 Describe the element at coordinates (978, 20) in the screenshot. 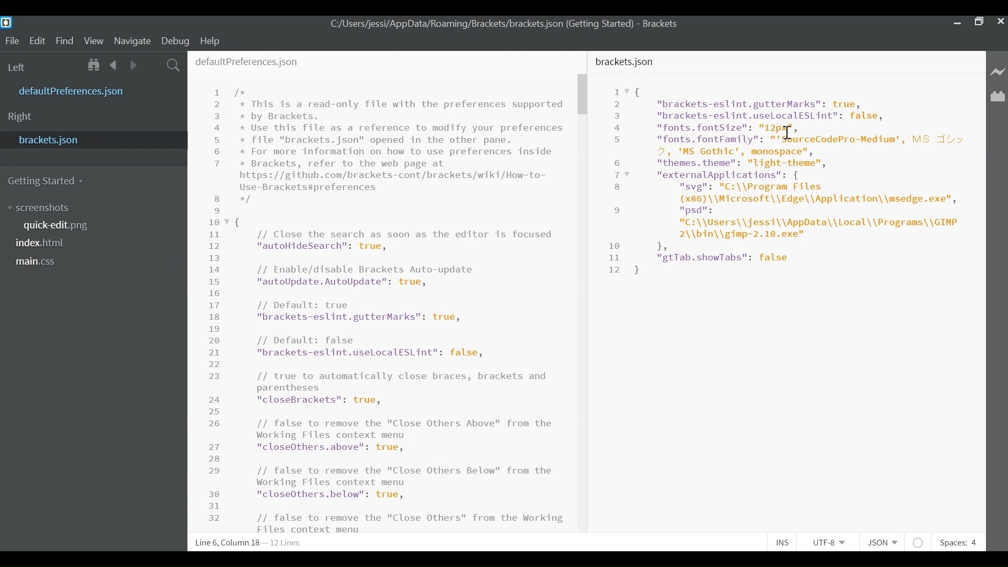

I see `Restore` at that location.